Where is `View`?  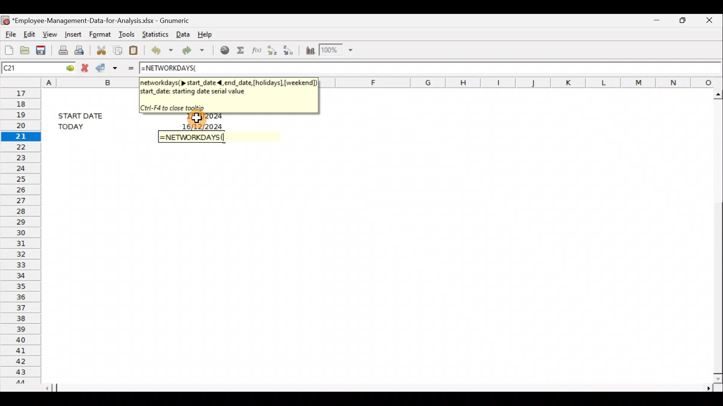
View is located at coordinates (50, 34).